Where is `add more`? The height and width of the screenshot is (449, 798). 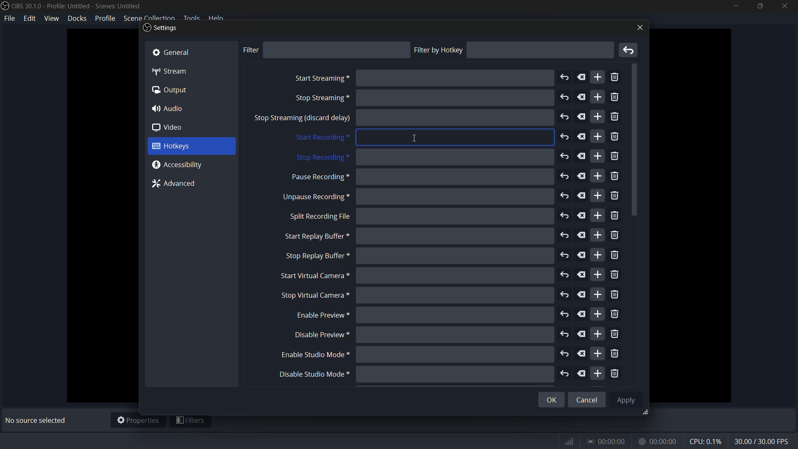 add more is located at coordinates (597, 315).